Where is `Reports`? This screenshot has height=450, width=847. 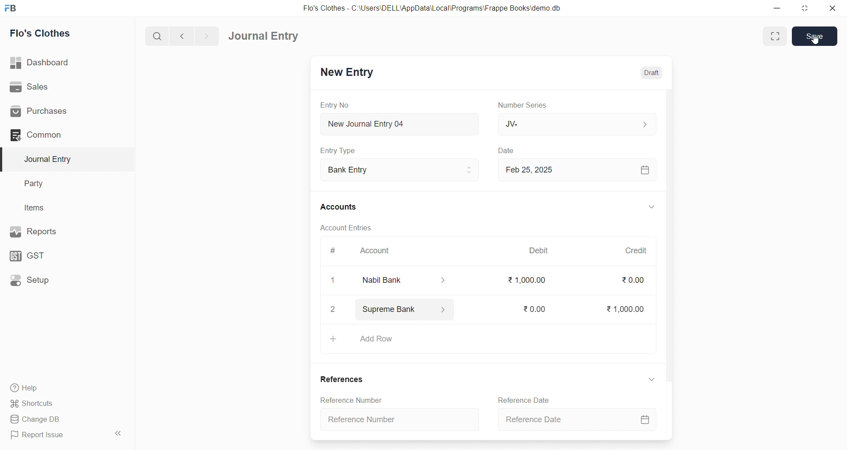 Reports is located at coordinates (62, 231).